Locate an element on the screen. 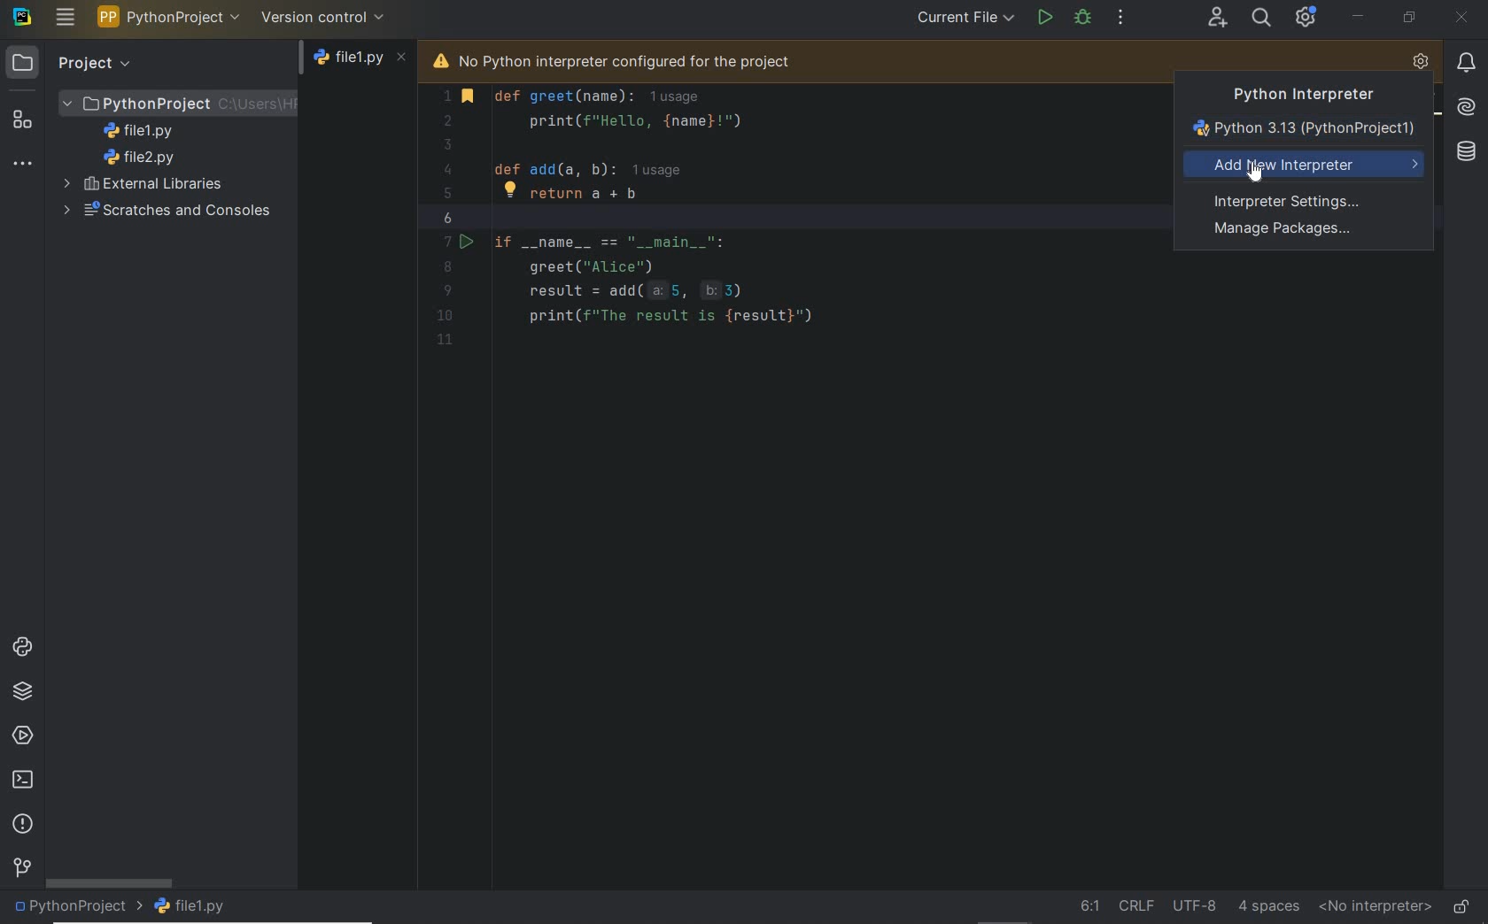 Image resolution: width=1488 pixels, height=924 pixels. file name is located at coordinates (194, 906).